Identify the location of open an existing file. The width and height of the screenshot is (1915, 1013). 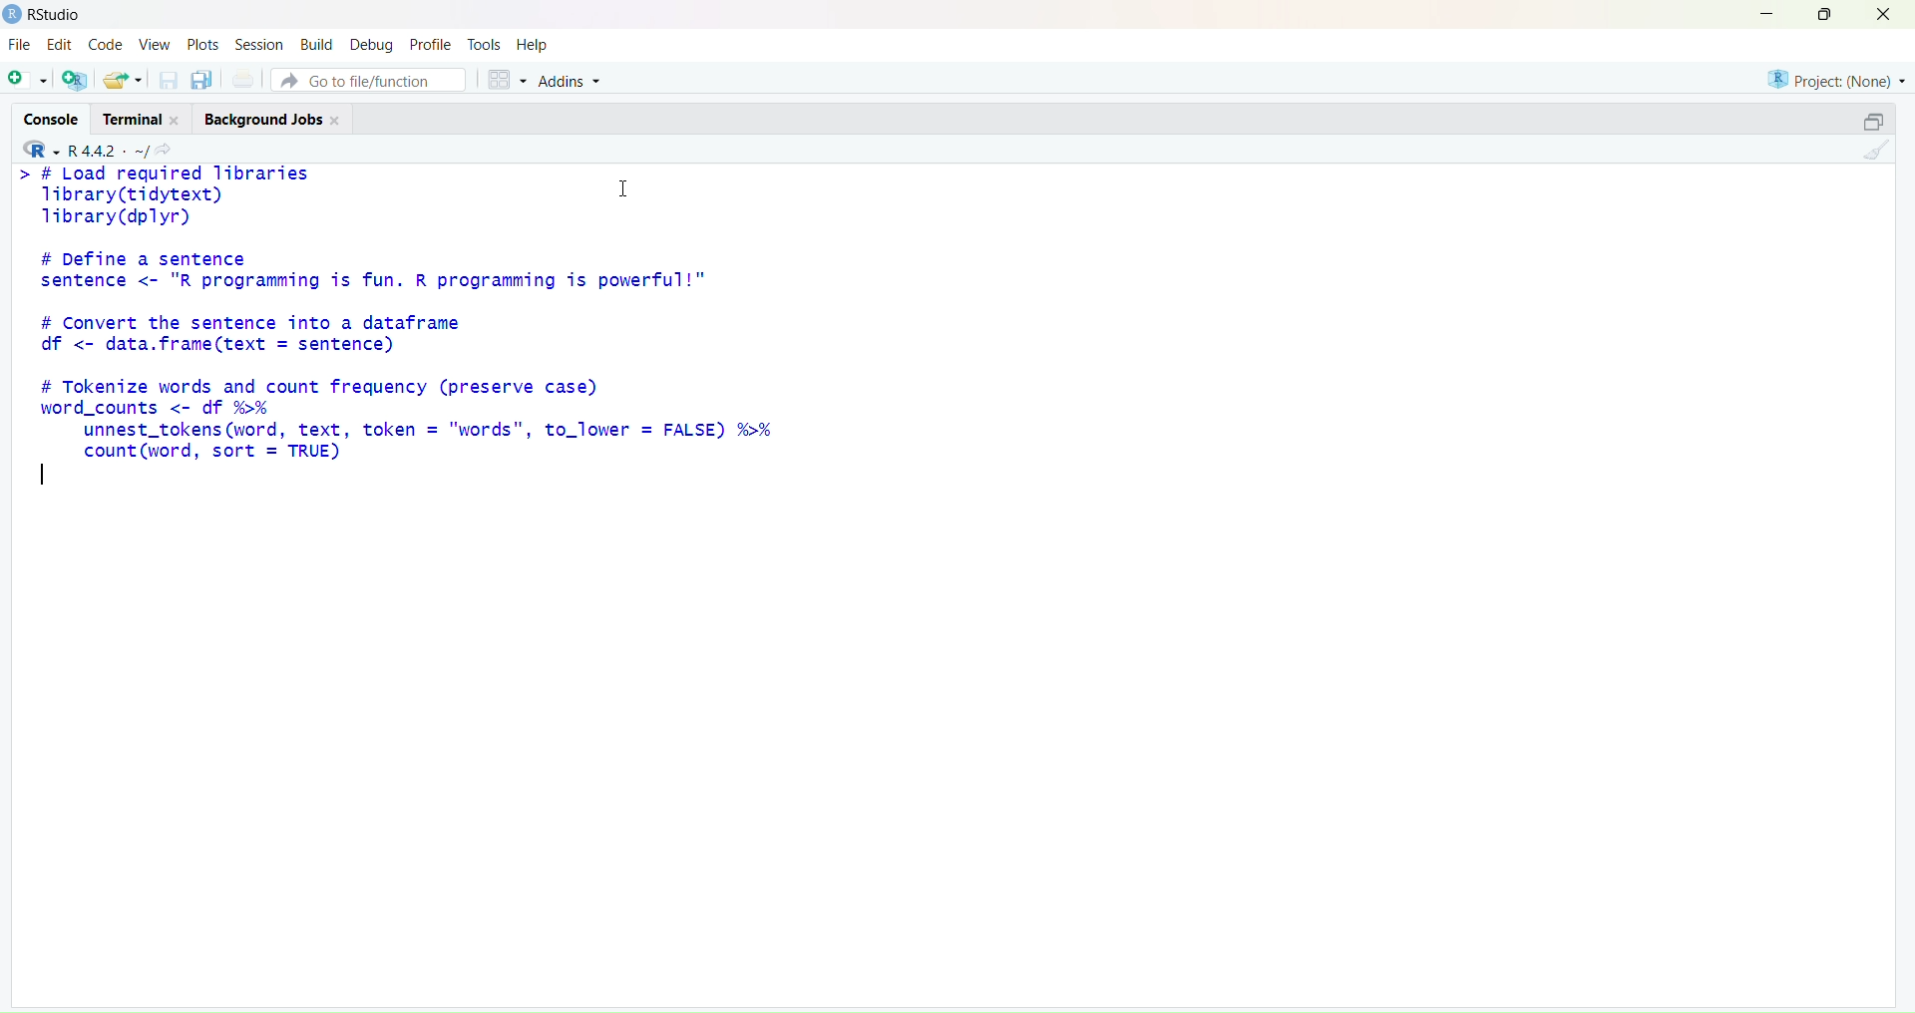
(125, 80).